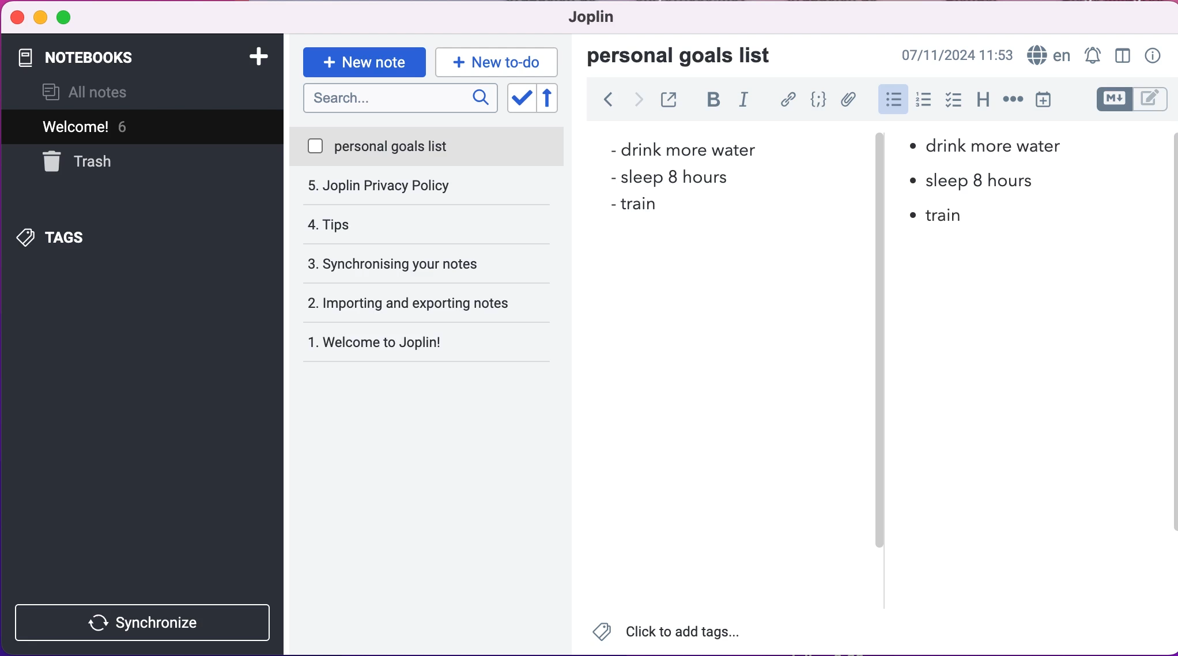 The image size is (1178, 656). I want to click on reverse sort order, so click(554, 99).